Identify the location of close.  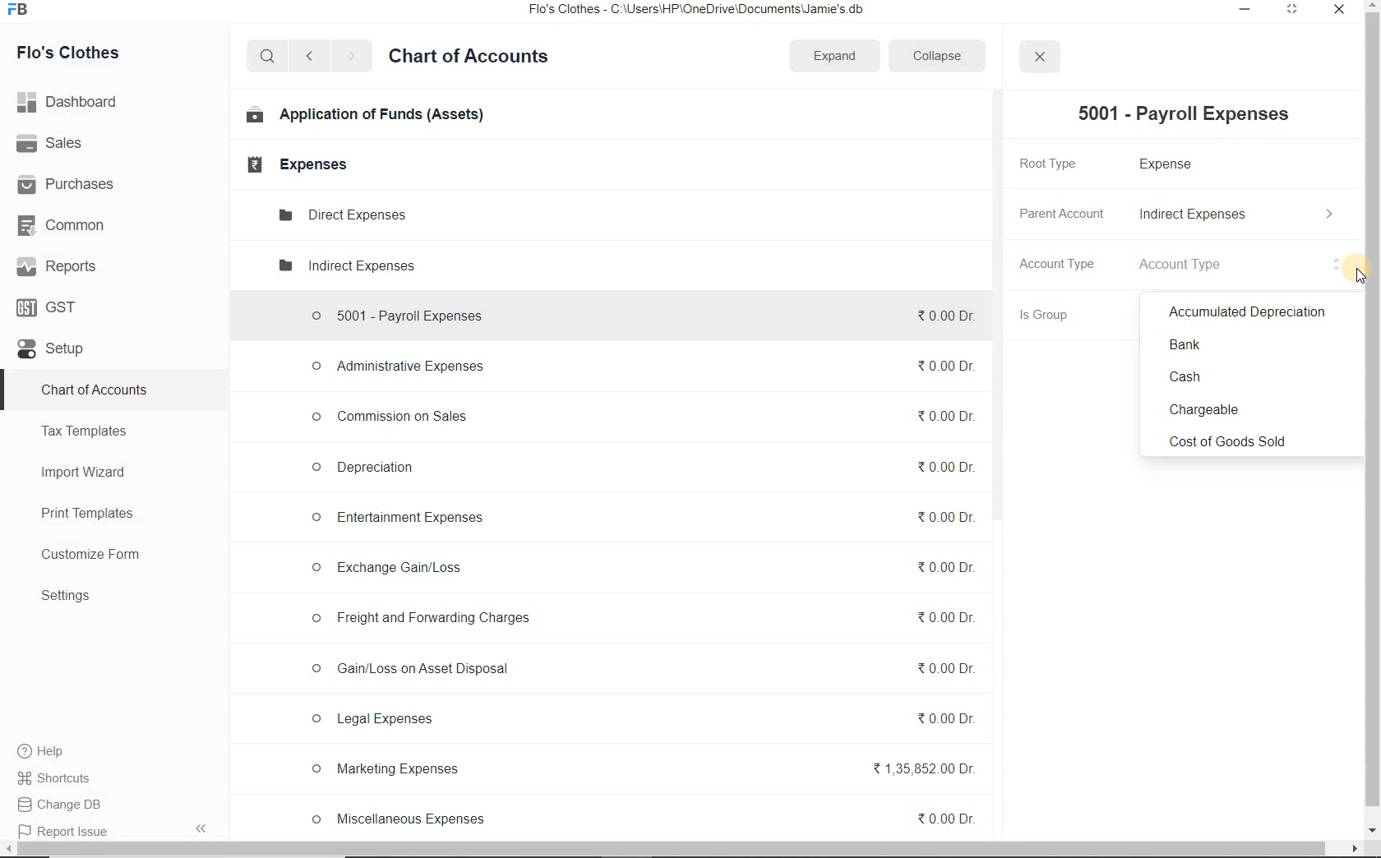
(1336, 10).